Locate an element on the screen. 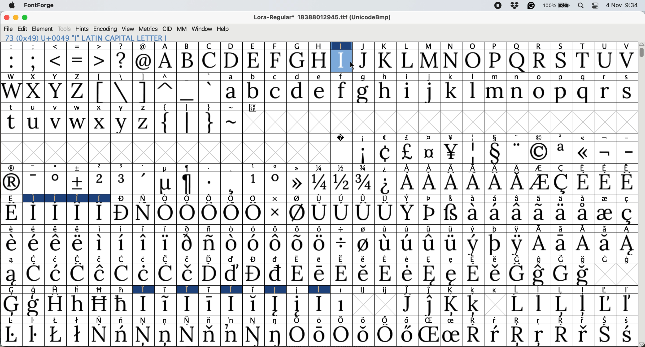  Symbol is located at coordinates (210, 258).